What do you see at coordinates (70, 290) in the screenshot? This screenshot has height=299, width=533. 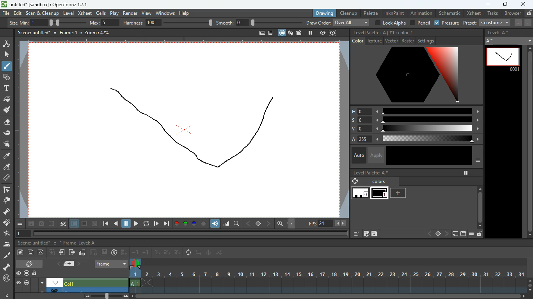 I see `Column` at bounding box center [70, 290].